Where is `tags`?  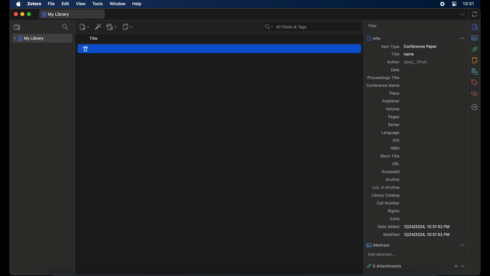 tags is located at coordinates (474, 83).